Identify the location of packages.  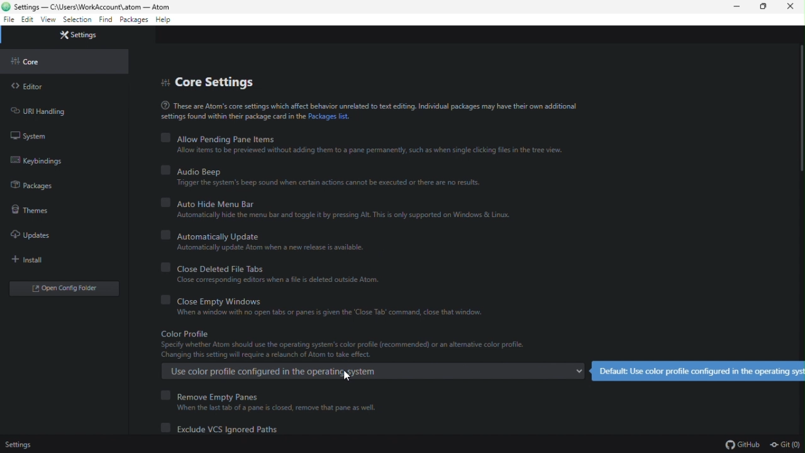
(39, 186).